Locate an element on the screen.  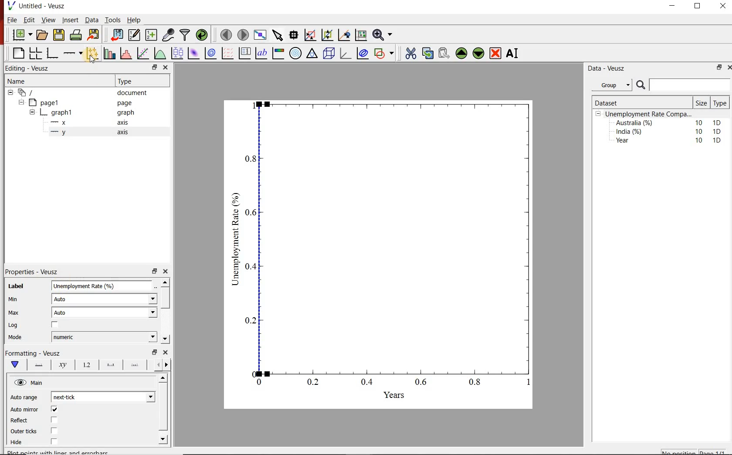
polar graph is located at coordinates (296, 54).